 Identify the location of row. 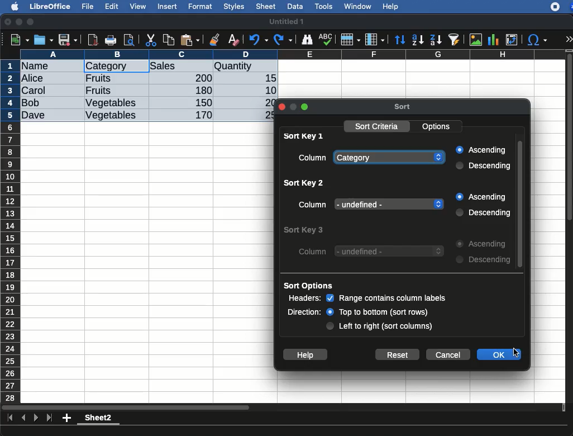
(350, 40).